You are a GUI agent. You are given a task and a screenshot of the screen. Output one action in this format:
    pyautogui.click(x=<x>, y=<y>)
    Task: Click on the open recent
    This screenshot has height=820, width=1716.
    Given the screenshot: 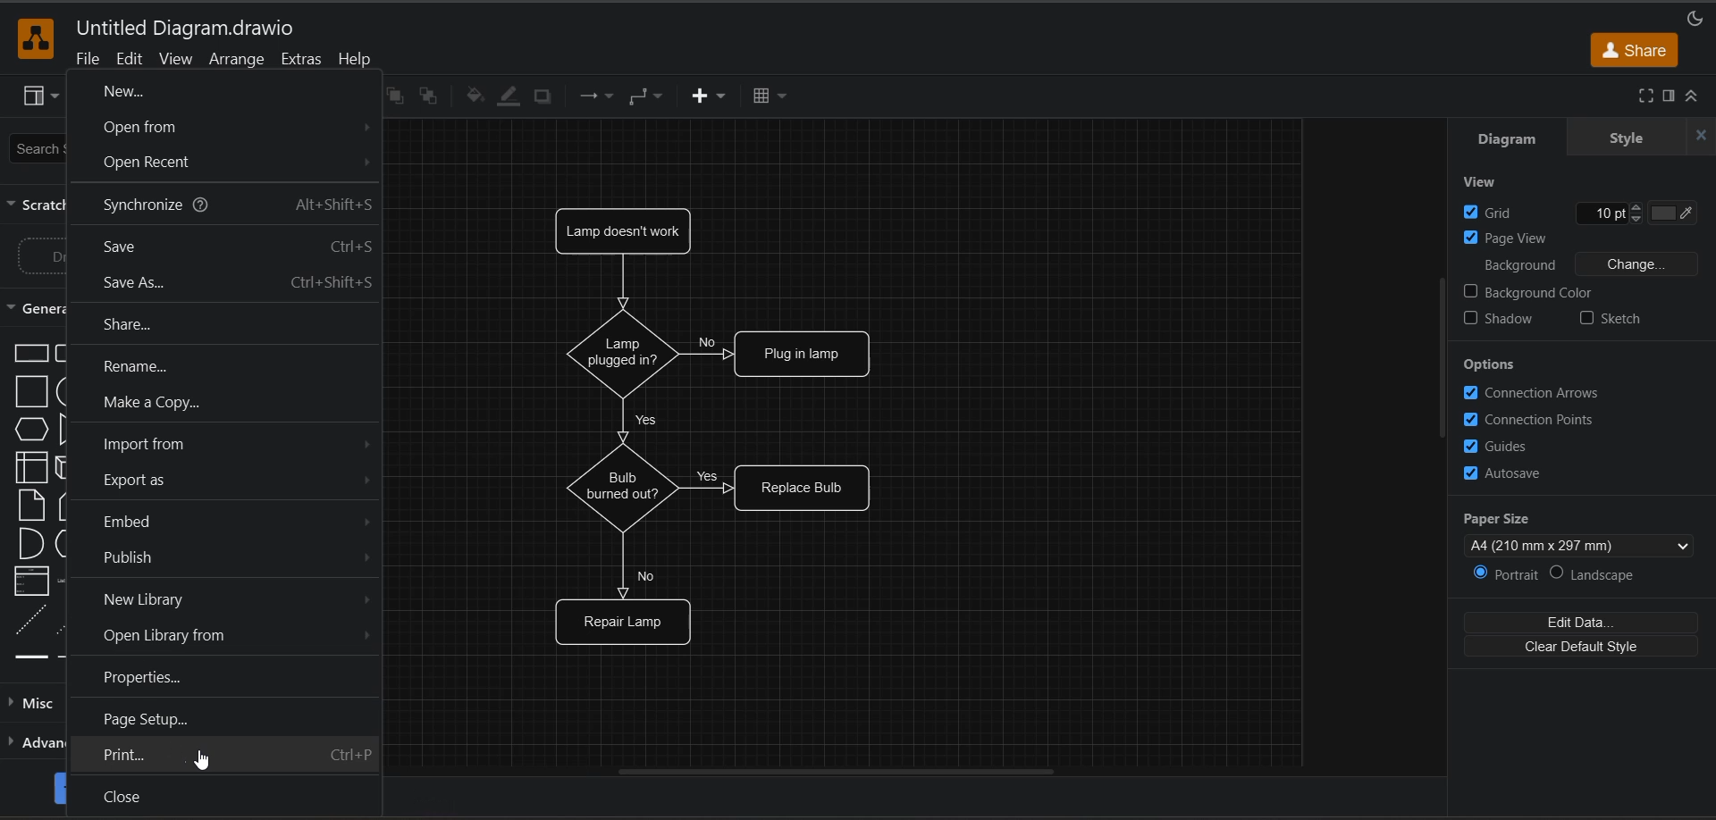 What is the action you would take?
    pyautogui.click(x=234, y=162)
    